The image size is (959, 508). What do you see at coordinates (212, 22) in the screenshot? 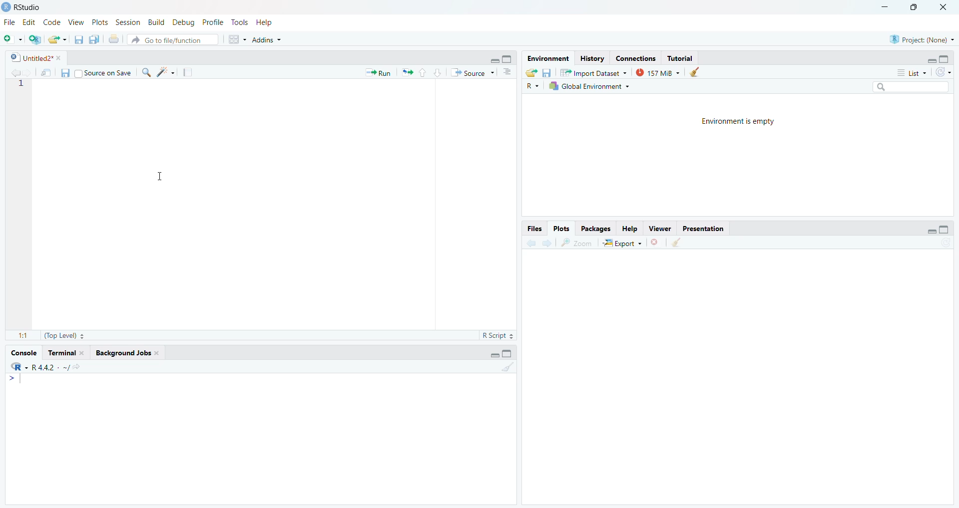
I see `Profile` at bounding box center [212, 22].